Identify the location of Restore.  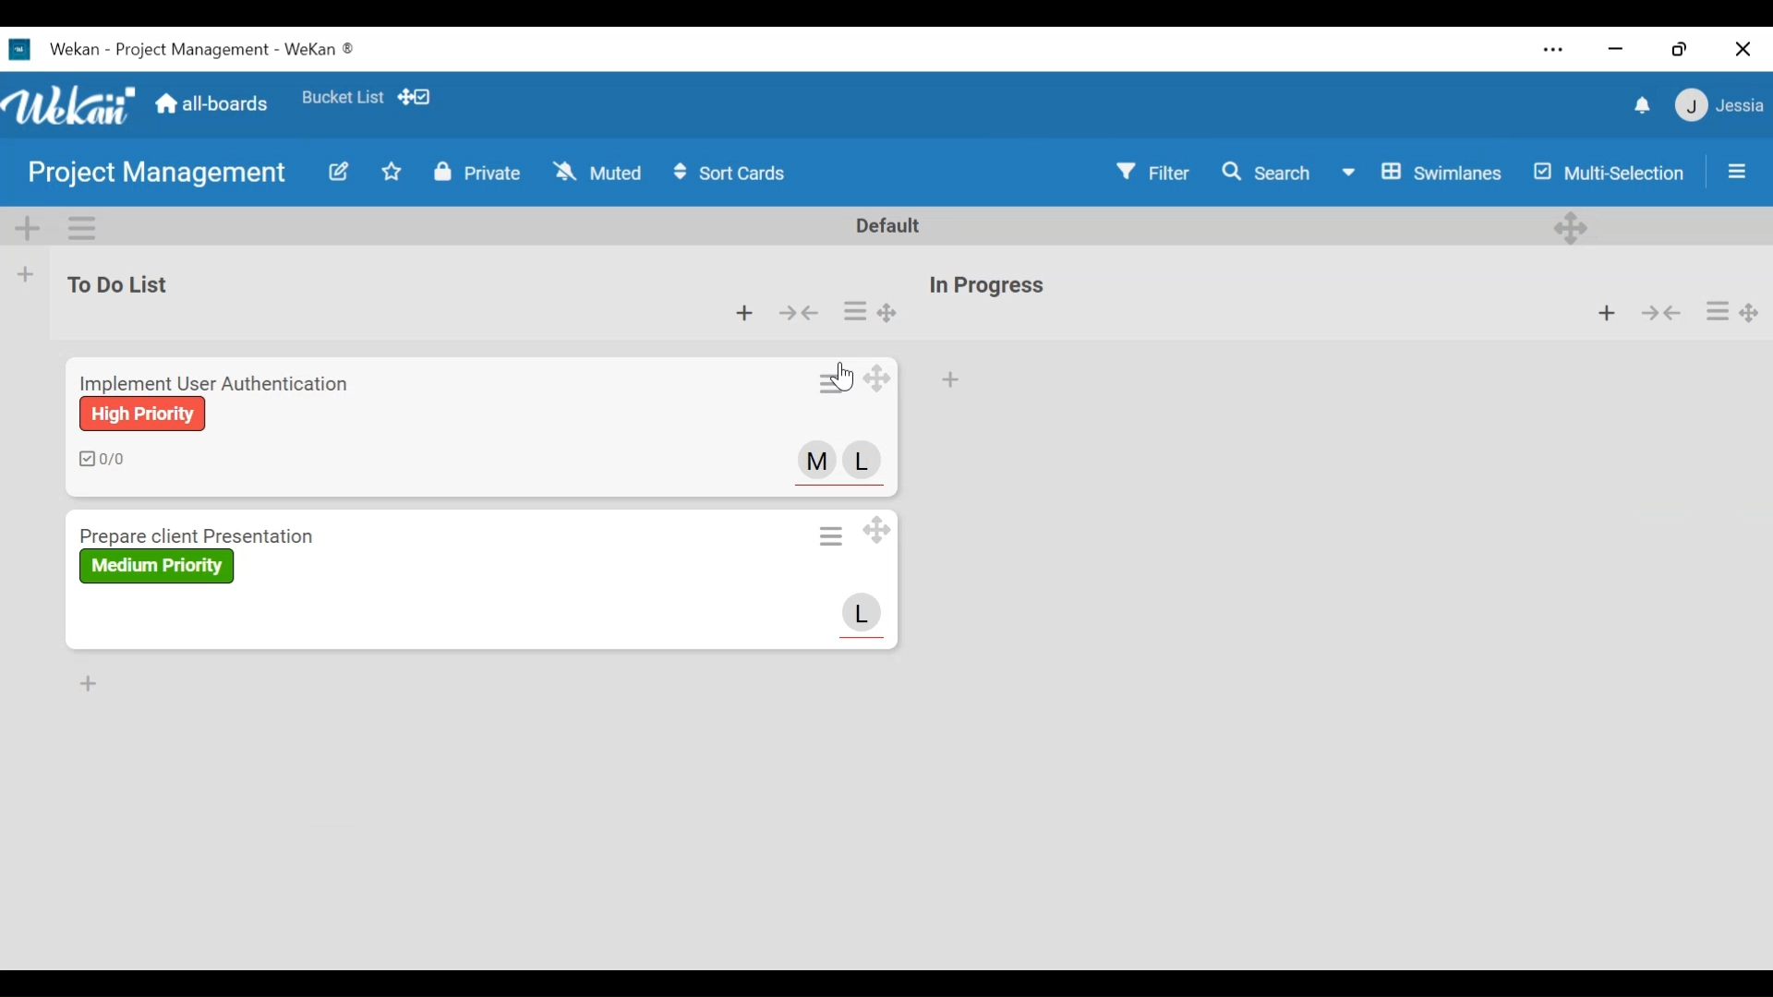
(1680, 49).